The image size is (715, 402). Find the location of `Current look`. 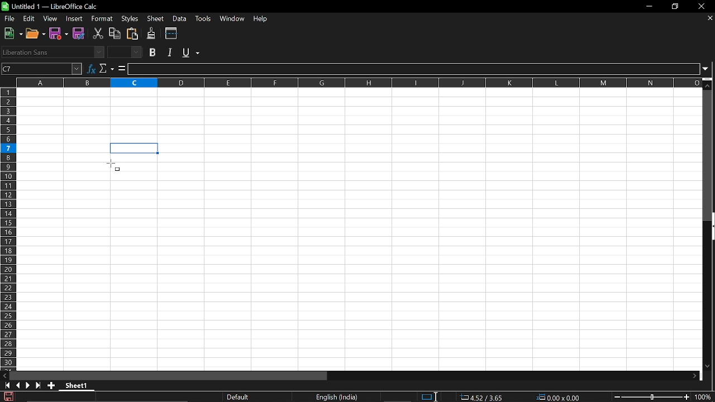

Current look is located at coordinates (239, 397).